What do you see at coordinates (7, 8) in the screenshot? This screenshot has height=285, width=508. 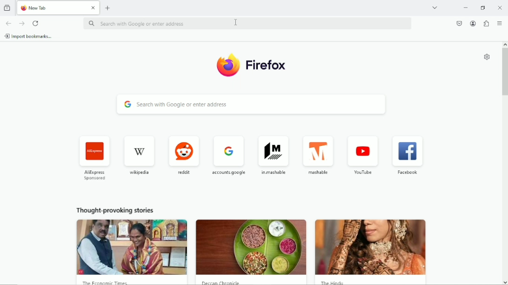 I see `view recent browsing` at bounding box center [7, 8].